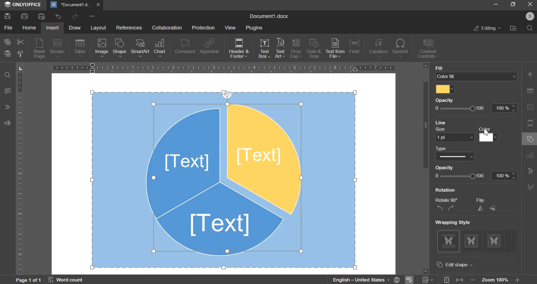 This screenshot has width=537, height=284. Describe the element at coordinates (449, 189) in the screenshot. I see `more colors` at that location.